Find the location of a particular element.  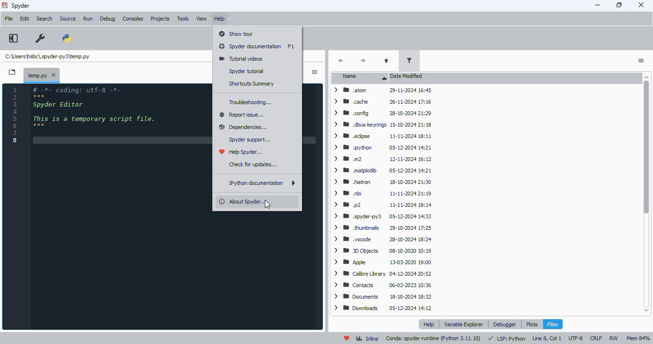

debugger is located at coordinates (505, 324).